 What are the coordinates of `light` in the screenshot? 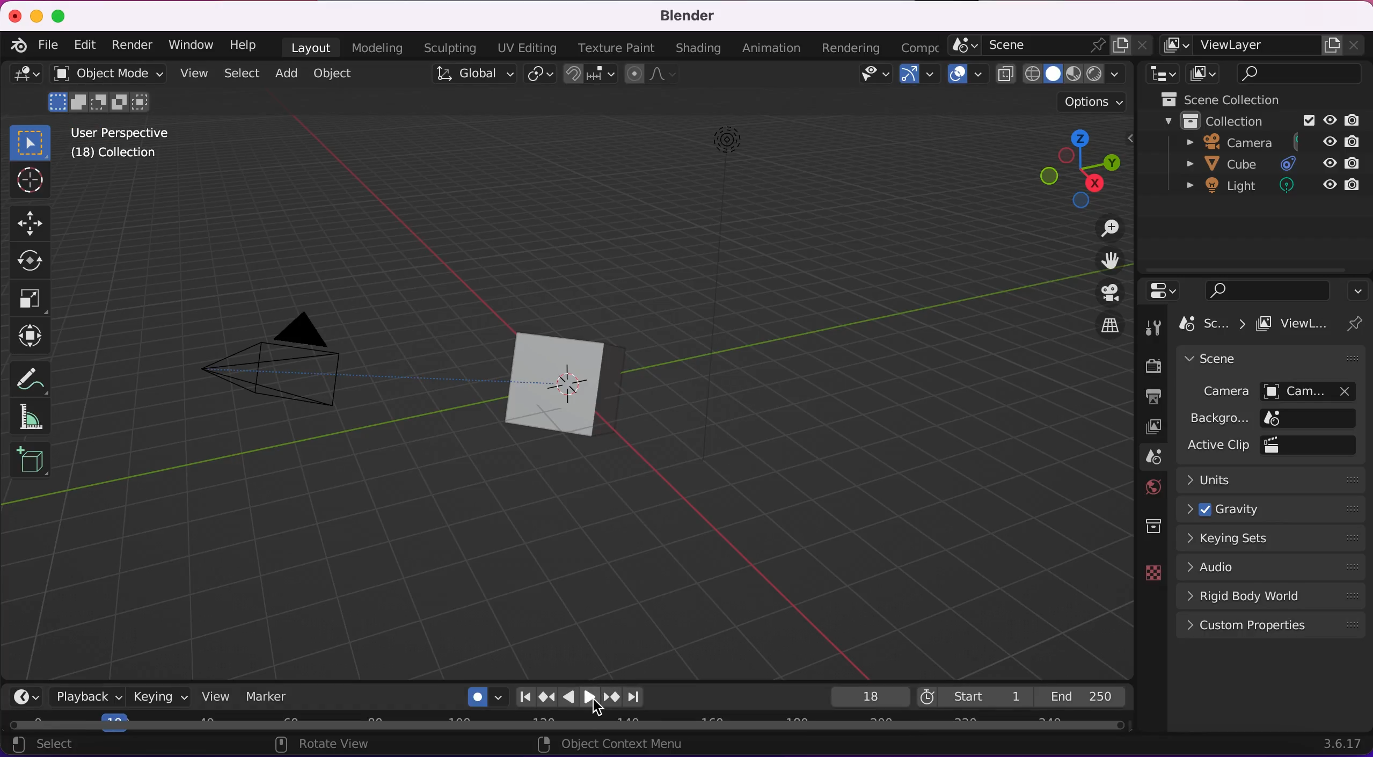 It's located at (734, 215).